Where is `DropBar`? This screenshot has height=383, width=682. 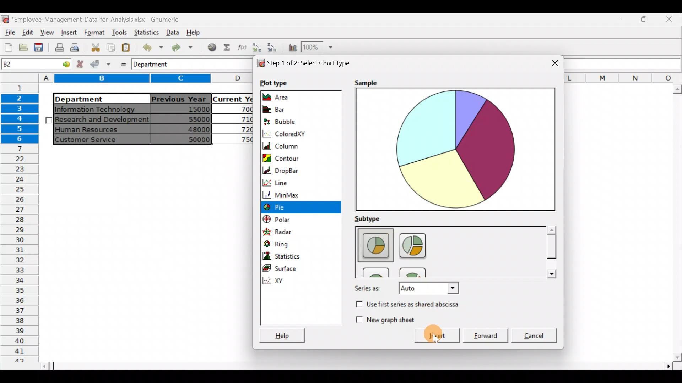
DropBar is located at coordinates (297, 170).